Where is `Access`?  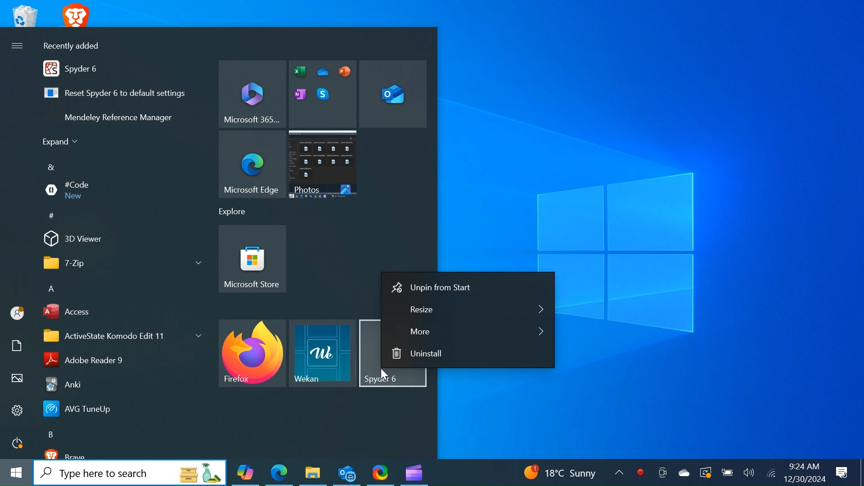 Access is located at coordinates (120, 312).